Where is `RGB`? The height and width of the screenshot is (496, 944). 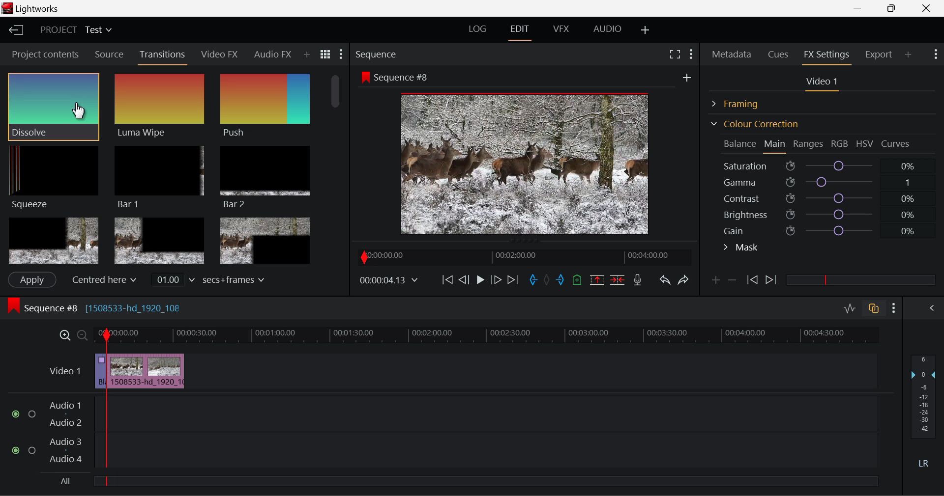
RGB is located at coordinates (840, 144).